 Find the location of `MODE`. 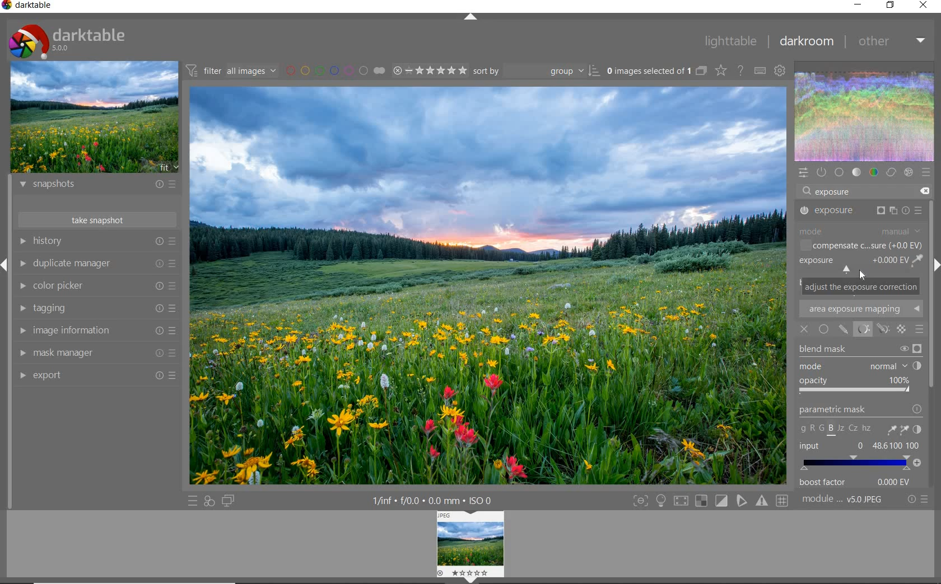

MODE is located at coordinates (861, 230).